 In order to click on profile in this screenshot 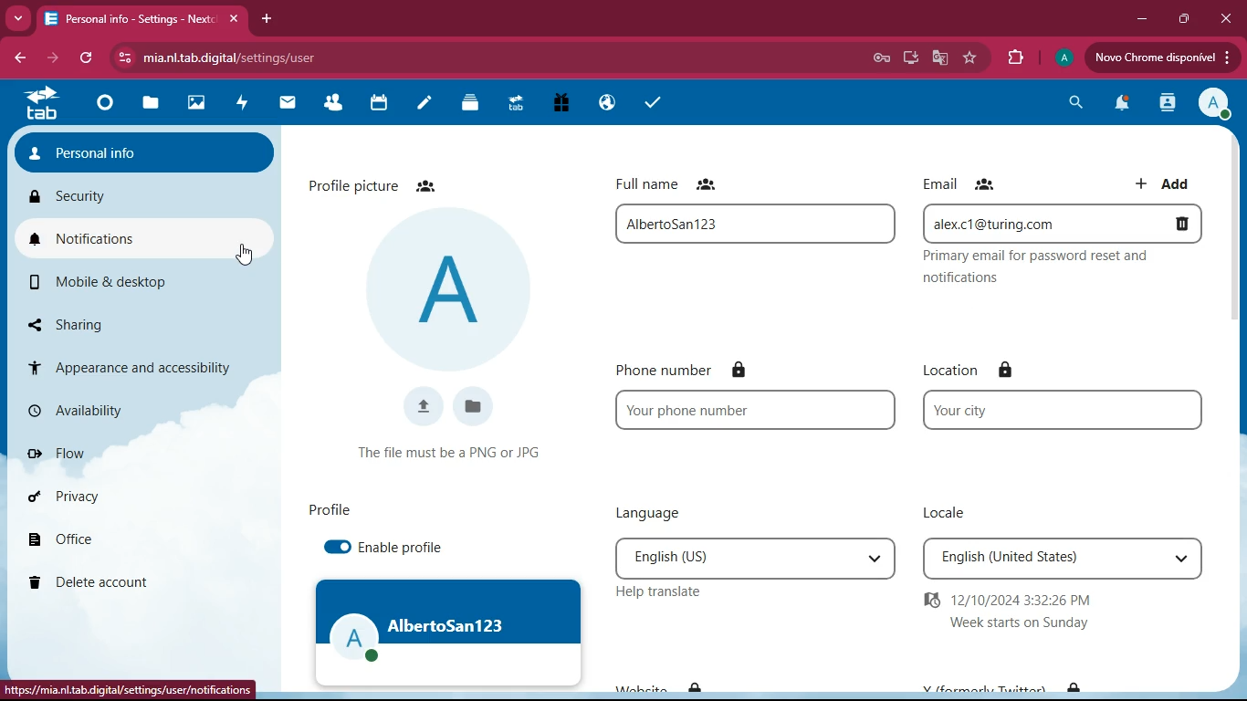, I will do `click(452, 633)`.